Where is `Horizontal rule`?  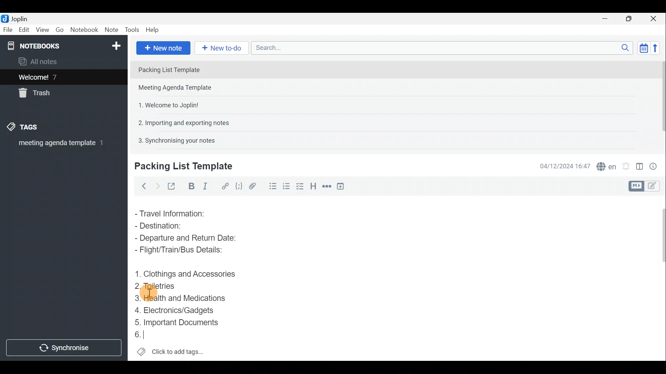
Horizontal rule is located at coordinates (326, 186).